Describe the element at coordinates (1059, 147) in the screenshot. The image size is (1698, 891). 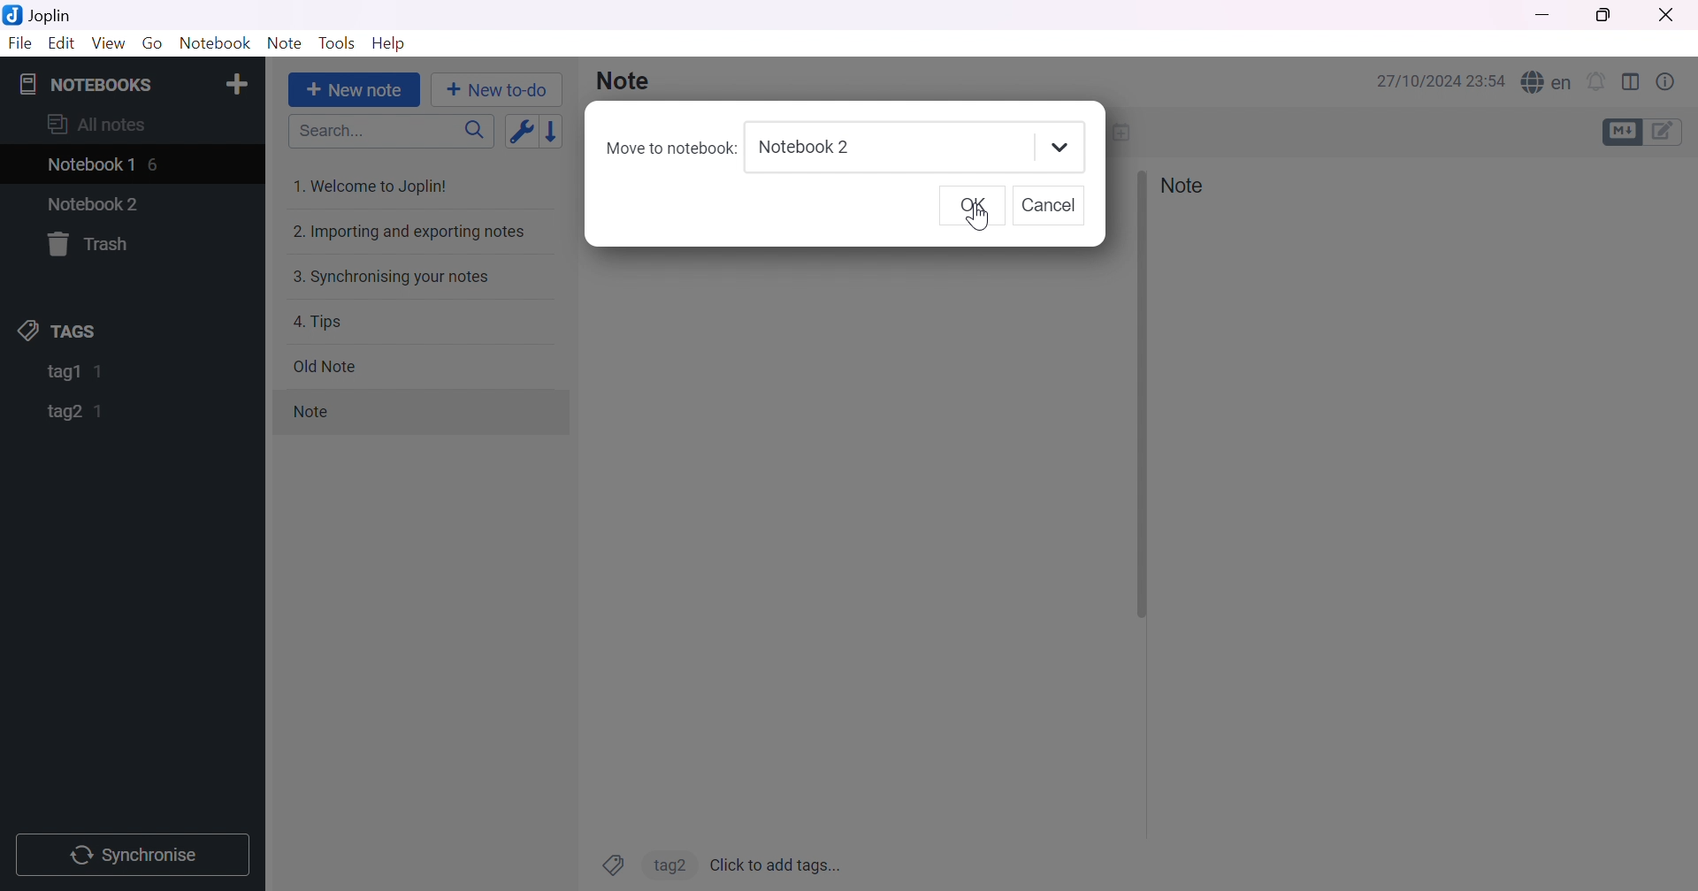
I see `Drop down` at that location.